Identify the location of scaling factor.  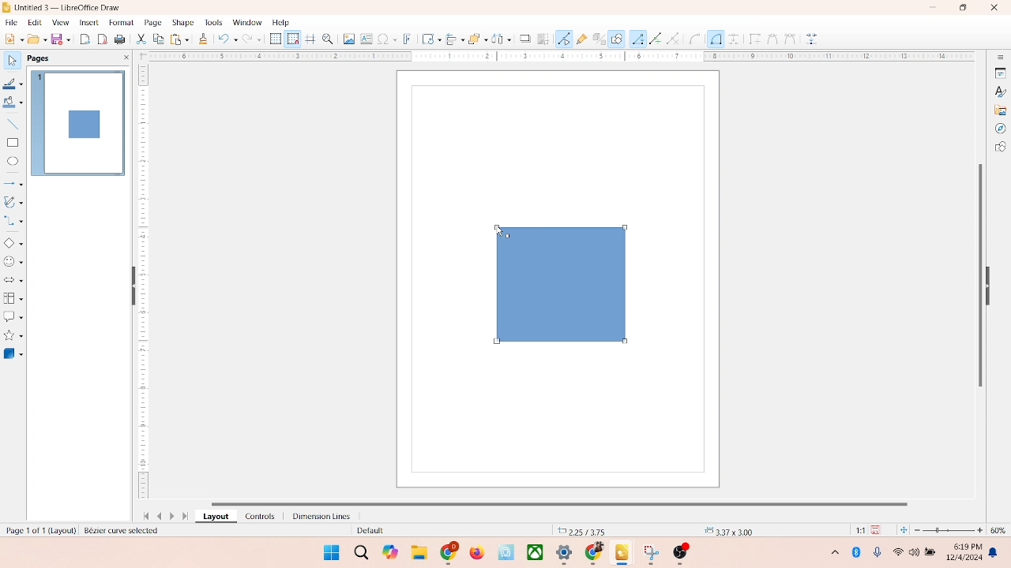
(856, 530).